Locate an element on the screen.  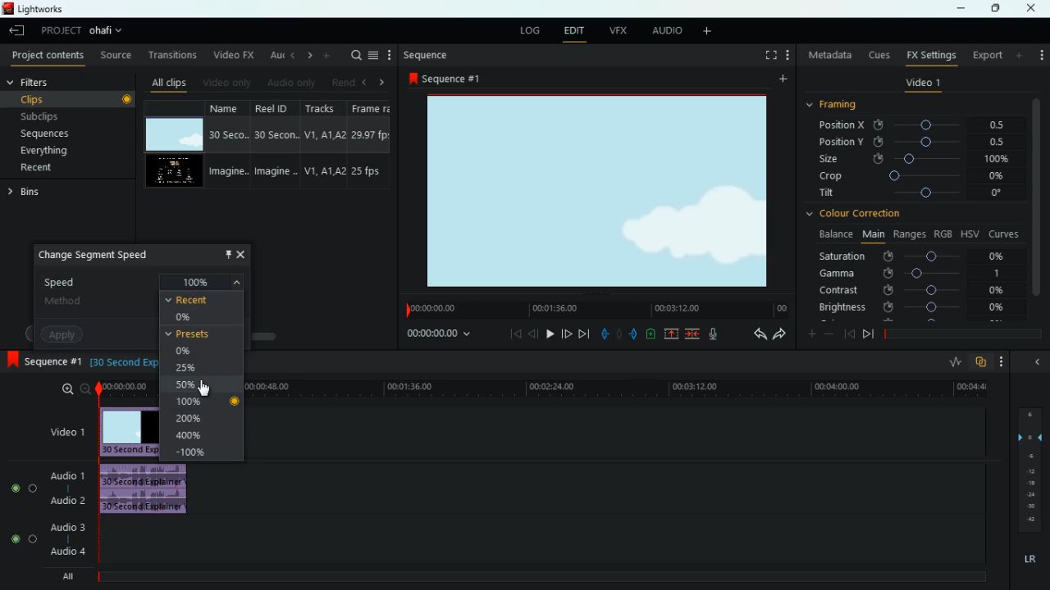
image is located at coordinates (596, 190).